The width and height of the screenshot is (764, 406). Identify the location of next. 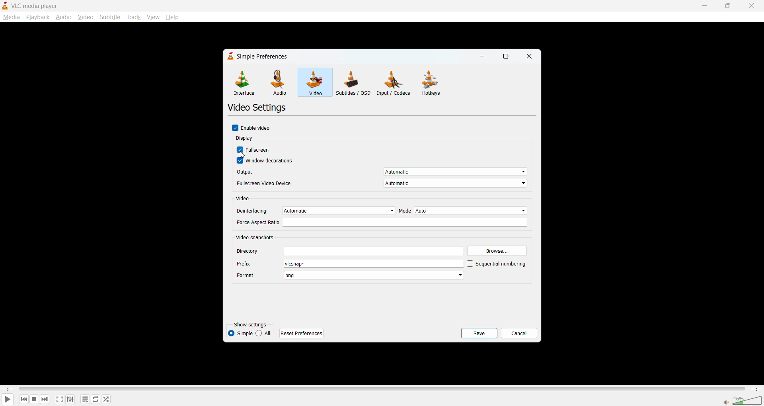
(43, 400).